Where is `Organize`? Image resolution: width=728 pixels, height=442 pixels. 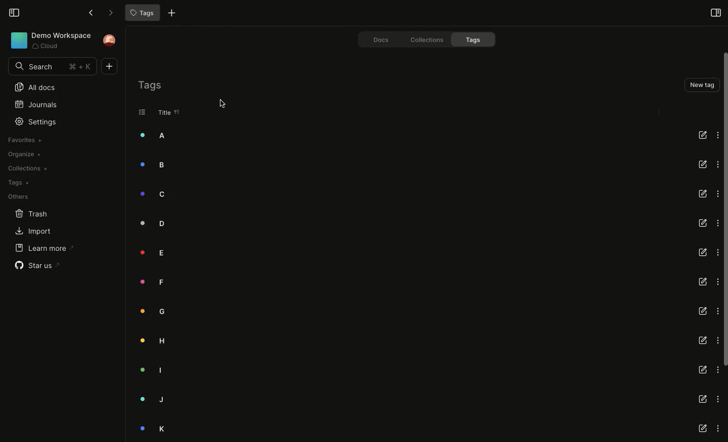
Organize is located at coordinates (23, 155).